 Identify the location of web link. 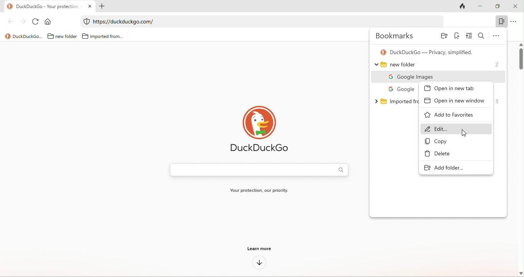
(258, 21).